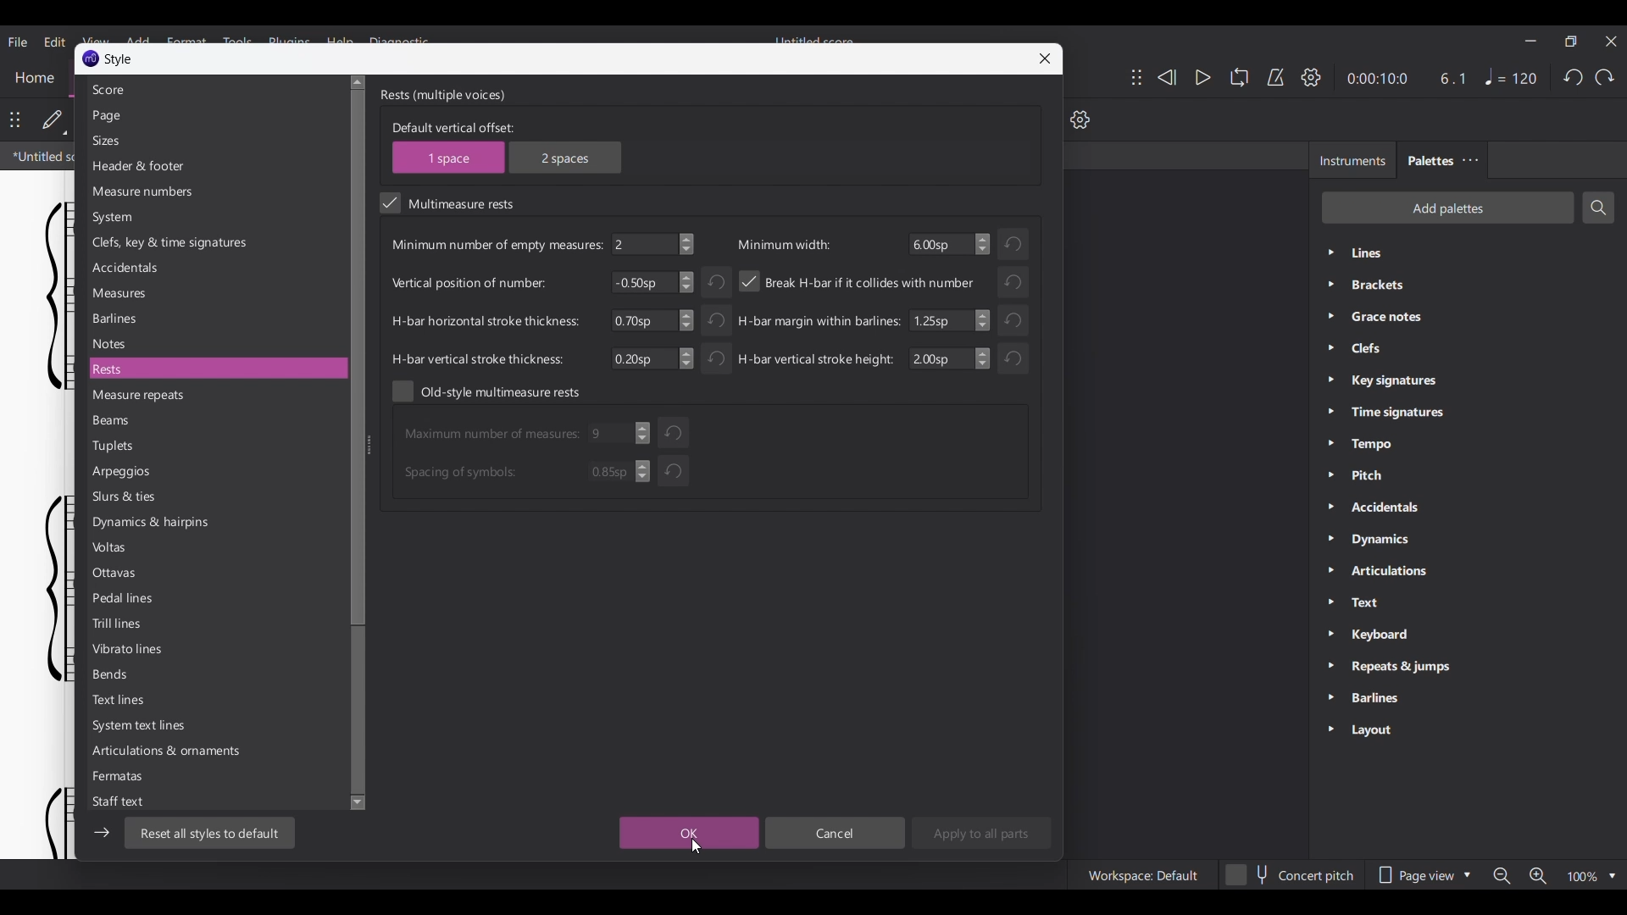 Image resolution: width=1627 pixels, height=915 pixels. What do you see at coordinates (1087, 121) in the screenshot?
I see `settings` at bounding box center [1087, 121].